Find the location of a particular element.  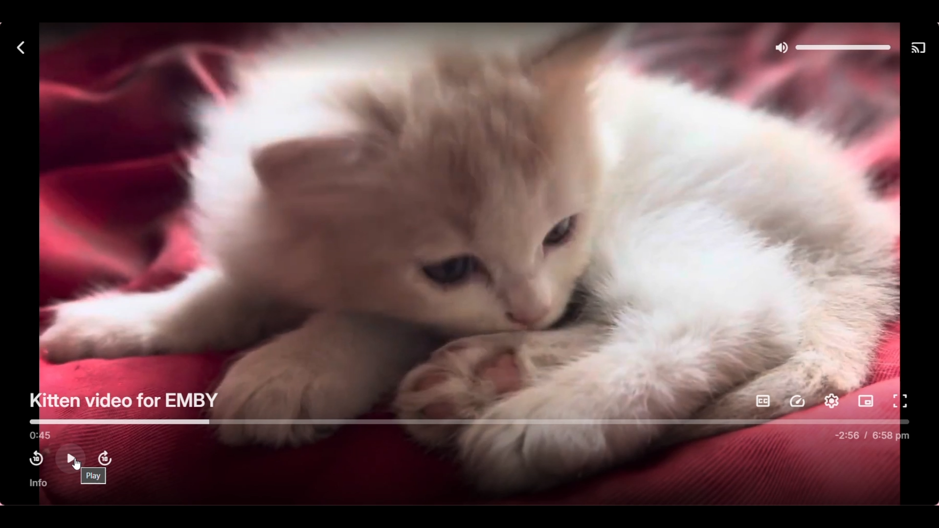

Timeline of video with the length of video already watched highlighted is located at coordinates (472, 421).